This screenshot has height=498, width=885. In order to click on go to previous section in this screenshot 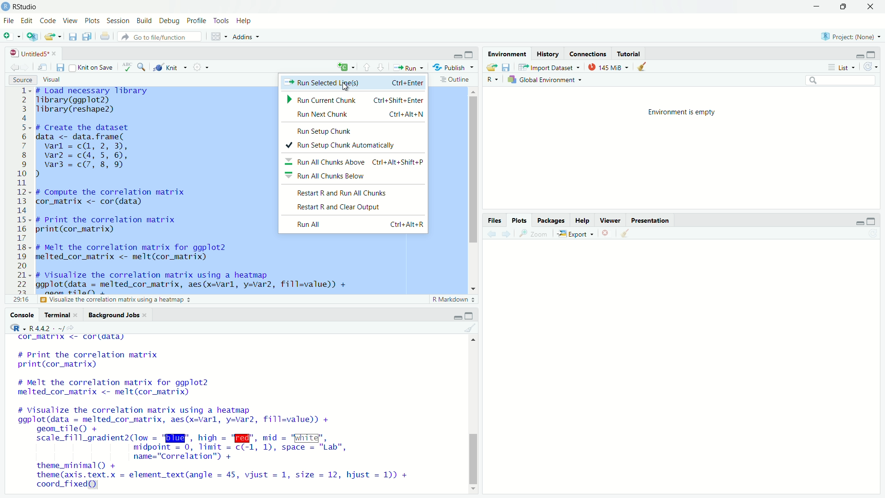, I will do `click(366, 66)`.